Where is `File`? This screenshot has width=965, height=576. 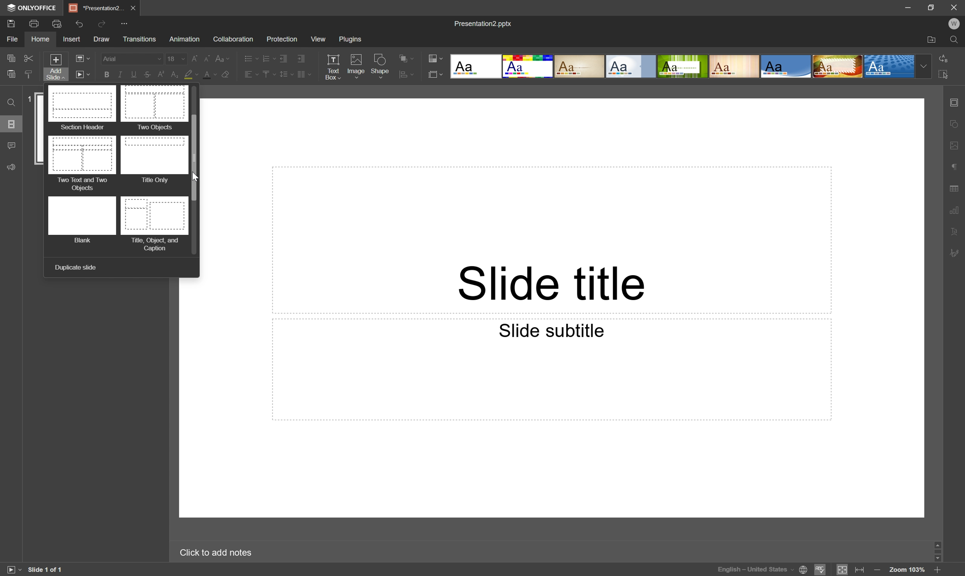
File is located at coordinates (13, 39).